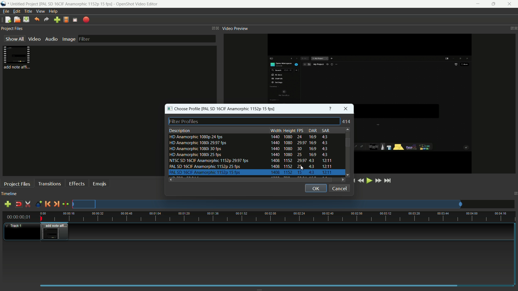  I want to click on new file, so click(7, 20).